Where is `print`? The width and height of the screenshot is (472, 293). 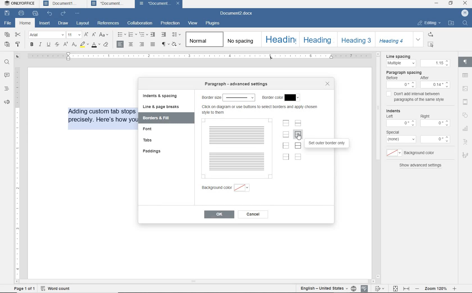 print is located at coordinates (21, 13).